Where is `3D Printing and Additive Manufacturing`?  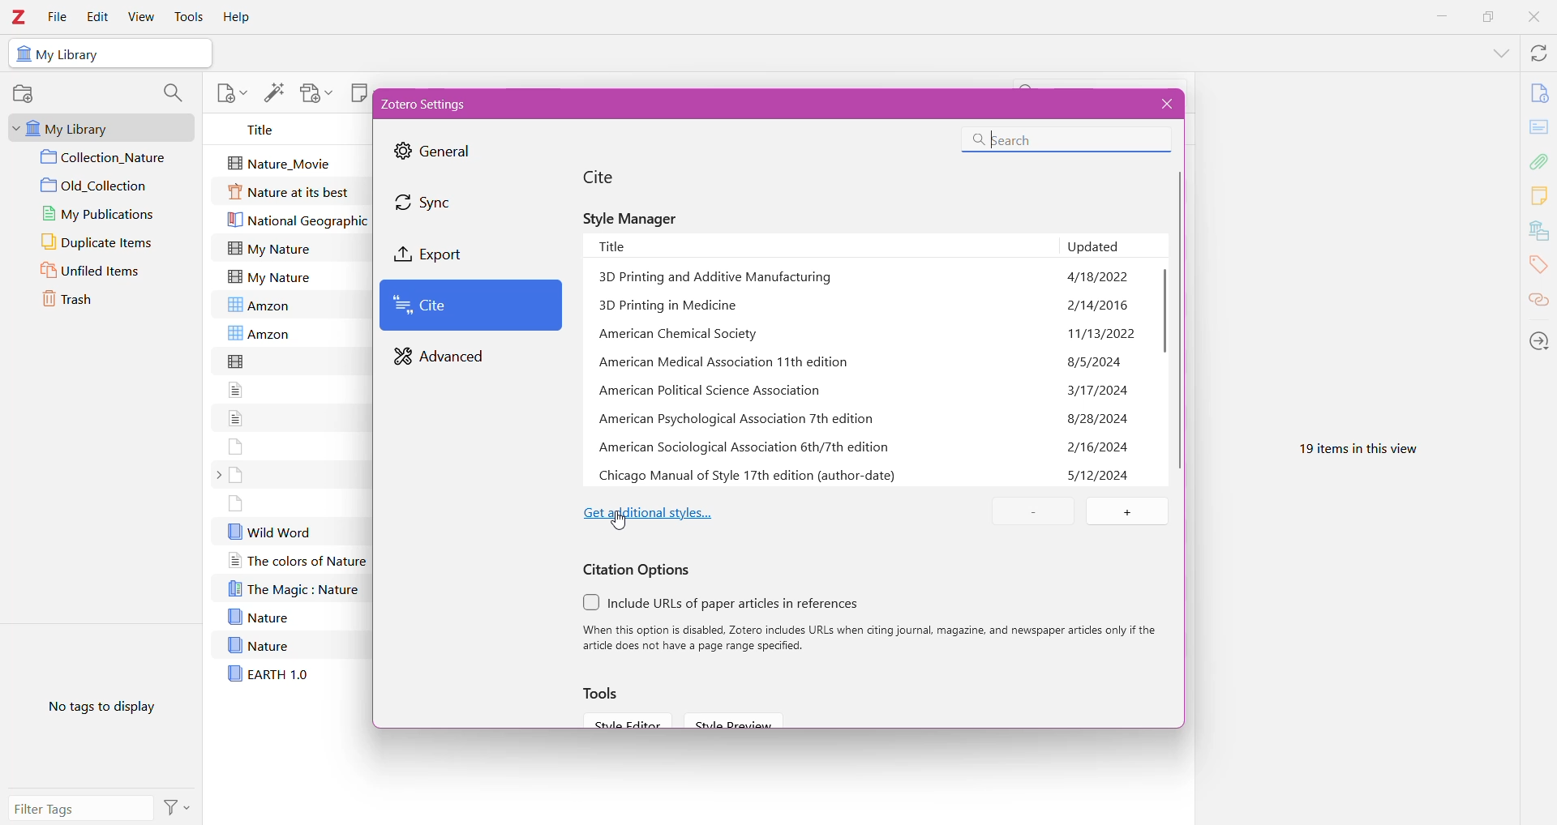
3D Printing and Additive Manufacturing is located at coordinates (718, 280).